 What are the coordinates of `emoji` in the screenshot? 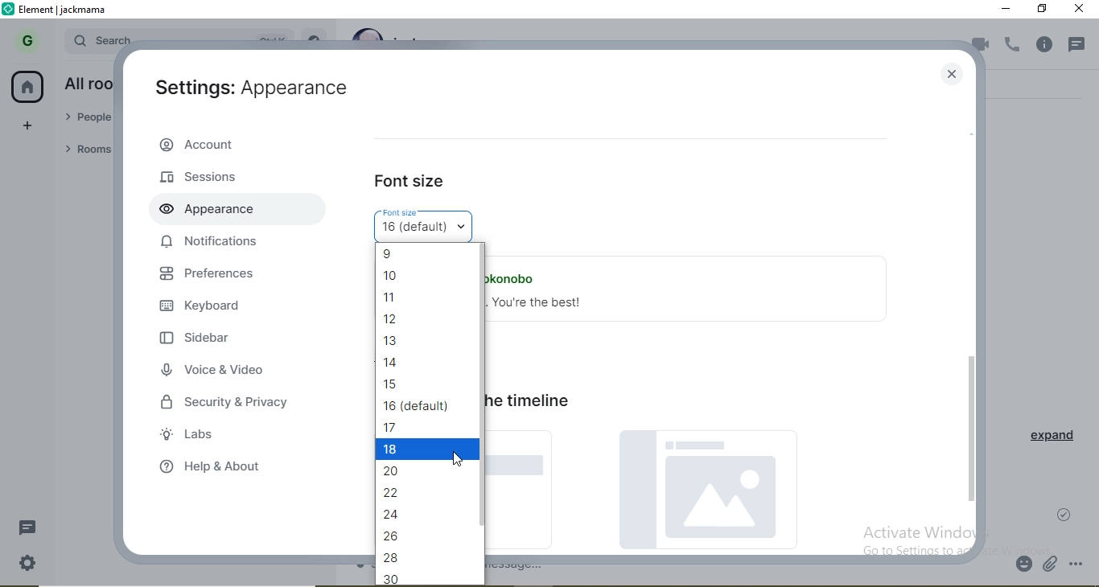 It's located at (1025, 565).